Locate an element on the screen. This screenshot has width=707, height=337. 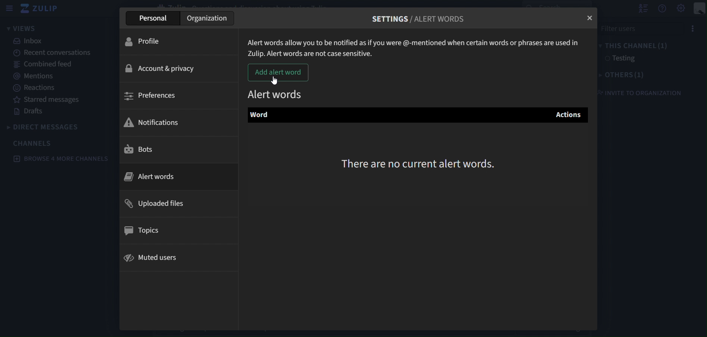
testing is located at coordinates (620, 59).